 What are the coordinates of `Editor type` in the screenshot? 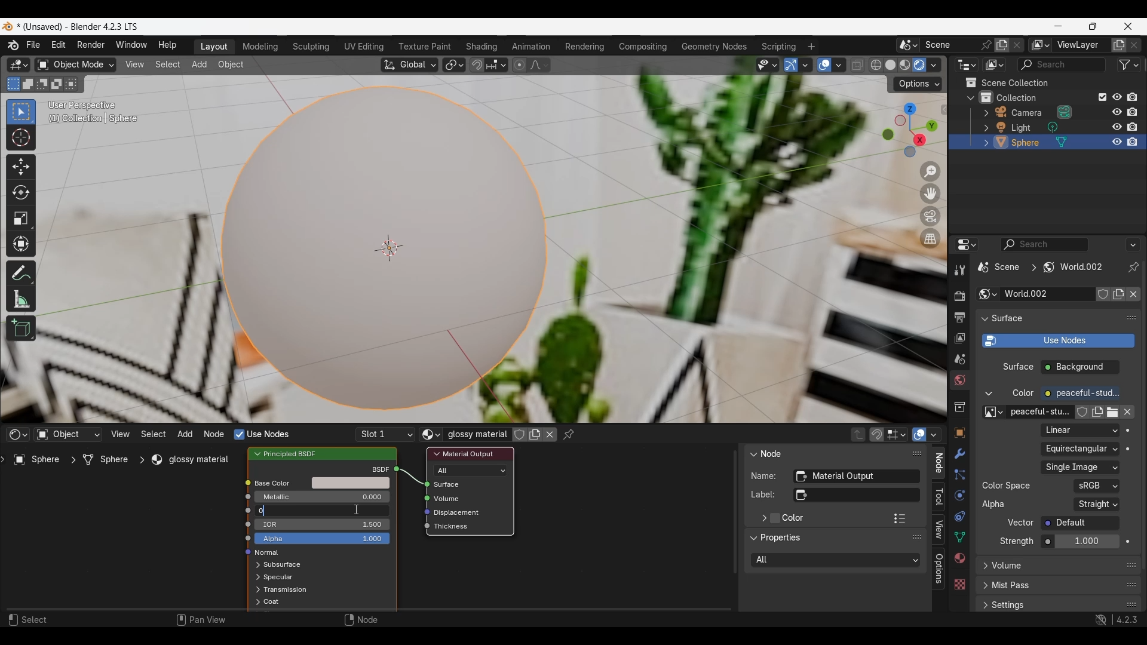 It's located at (19, 64).